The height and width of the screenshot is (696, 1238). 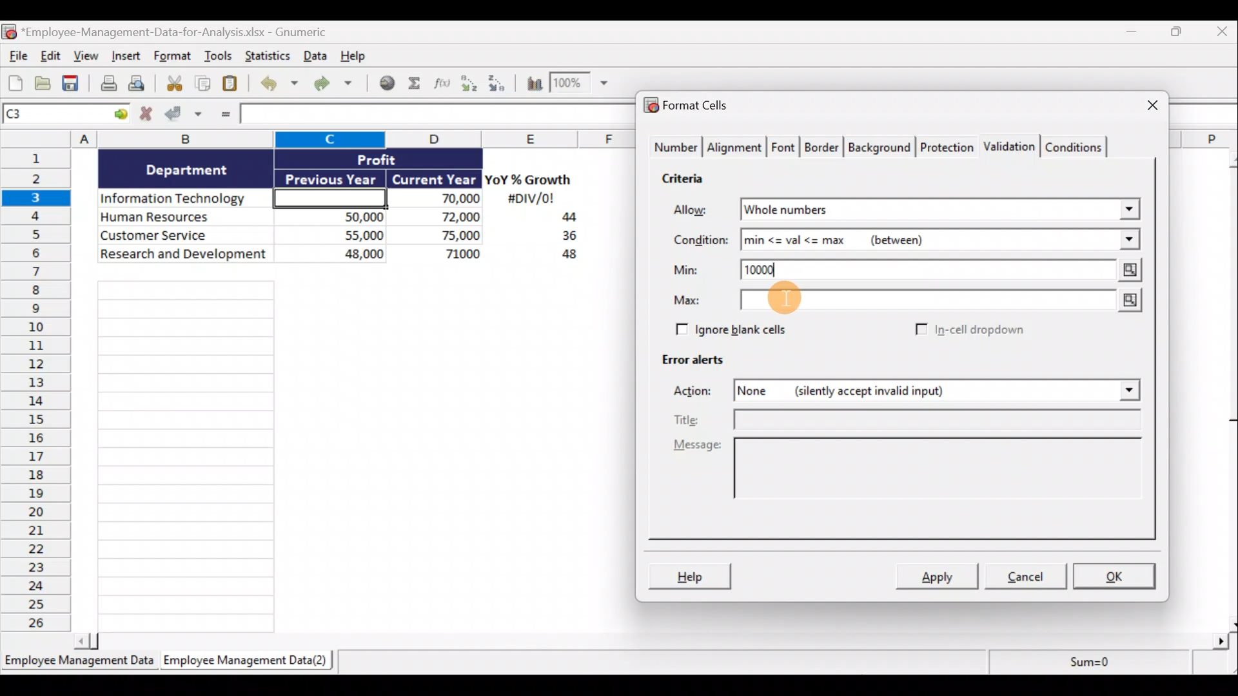 What do you see at coordinates (266, 55) in the screenshot?
I see `Statistics` at bounding box center [266, 55].